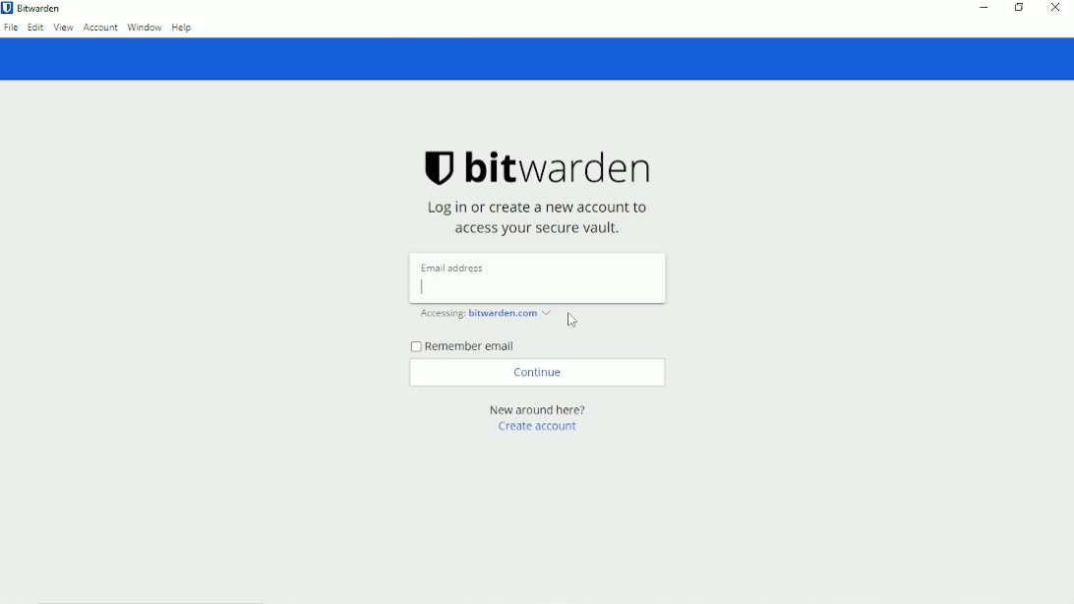 Image resolution: width=1074 pixels, height=604 pixels. Describe the element at coordinates (541, 287) in the screenshot. I see `type email address` at that location.